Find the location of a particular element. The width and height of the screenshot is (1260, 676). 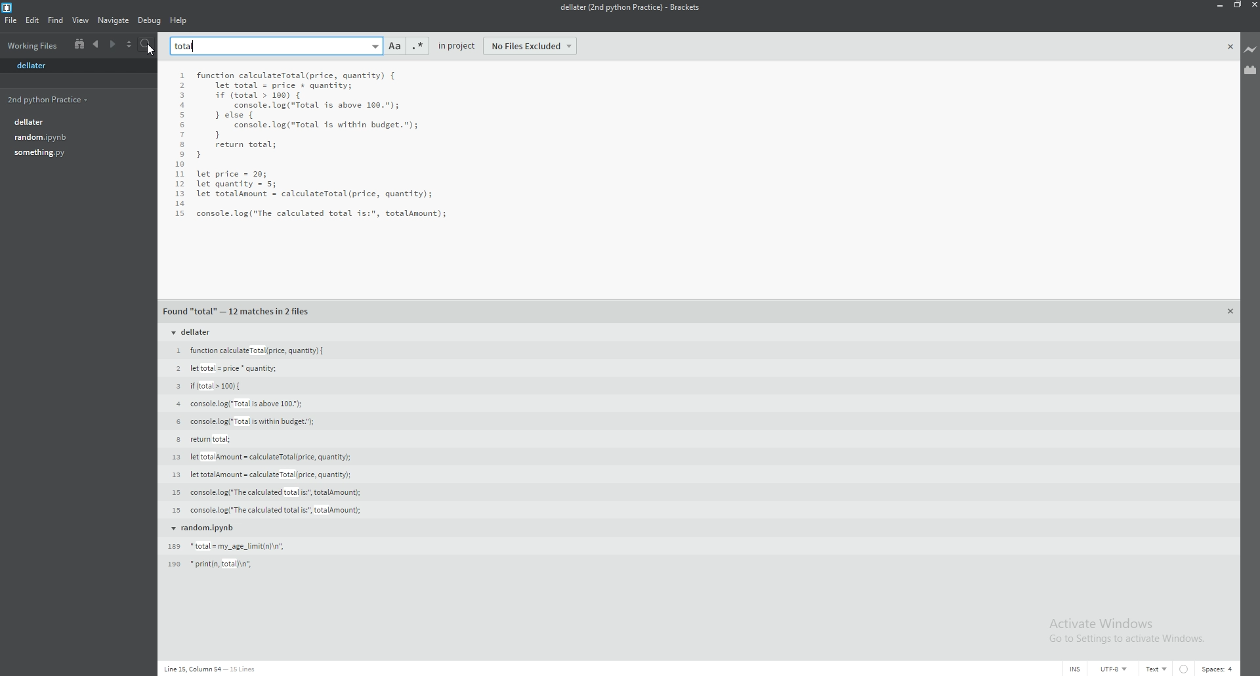

select is located at coordinates (129, 45).